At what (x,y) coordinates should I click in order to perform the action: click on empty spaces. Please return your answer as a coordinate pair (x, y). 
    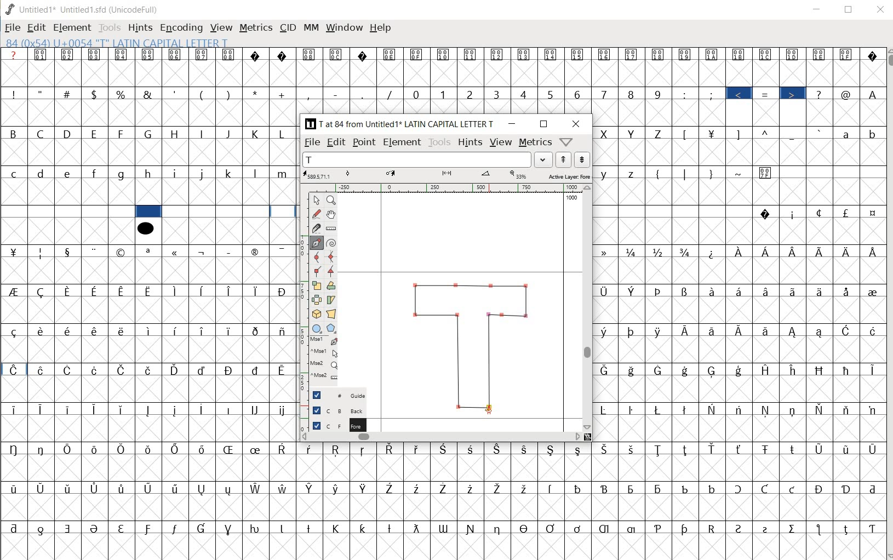
    Looking at the image, I should click on (67, 211).